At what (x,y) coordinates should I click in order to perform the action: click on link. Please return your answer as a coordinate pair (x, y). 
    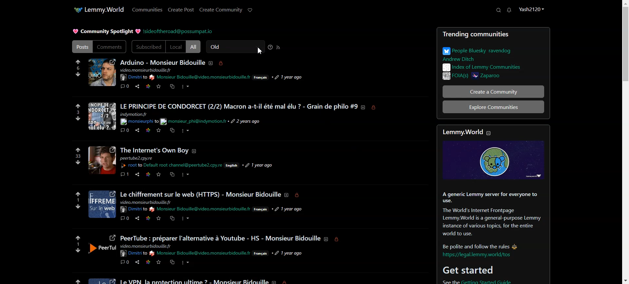
    Looking at the image, I should click on (148, 218).